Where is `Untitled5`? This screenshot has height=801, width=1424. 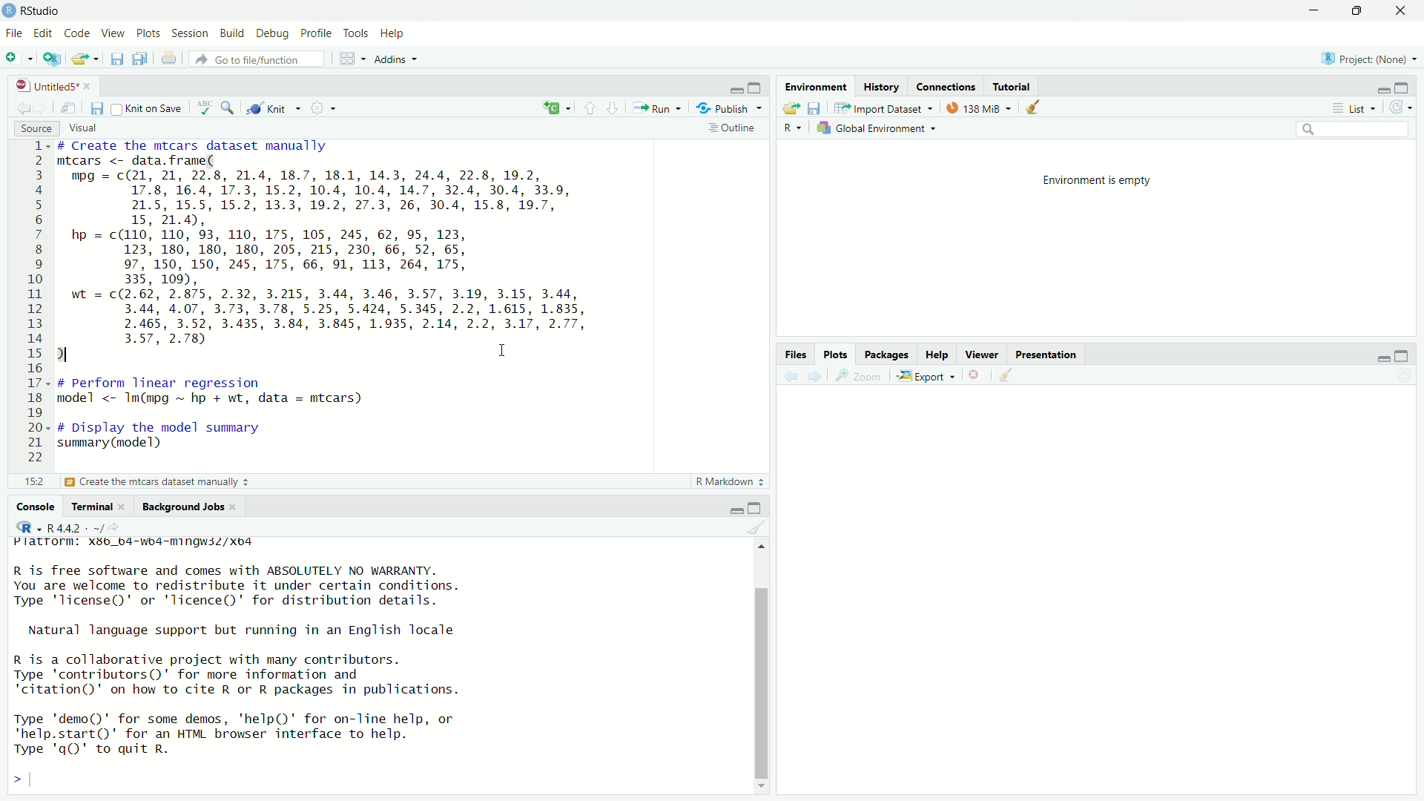
Untitled5 is located at coordinates (47, 86).